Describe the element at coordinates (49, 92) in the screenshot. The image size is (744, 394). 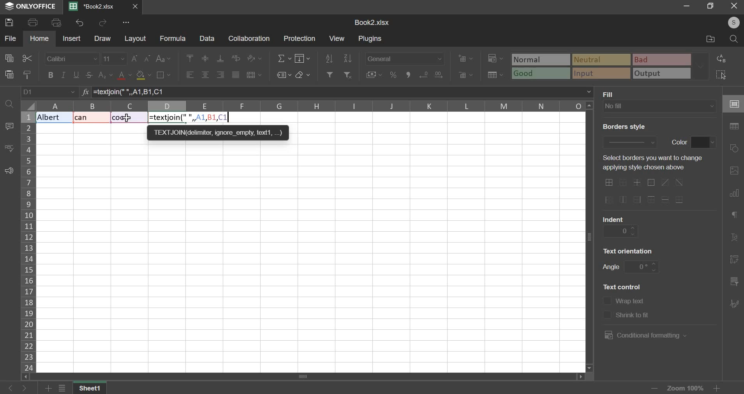
I see `cell name` at that location.